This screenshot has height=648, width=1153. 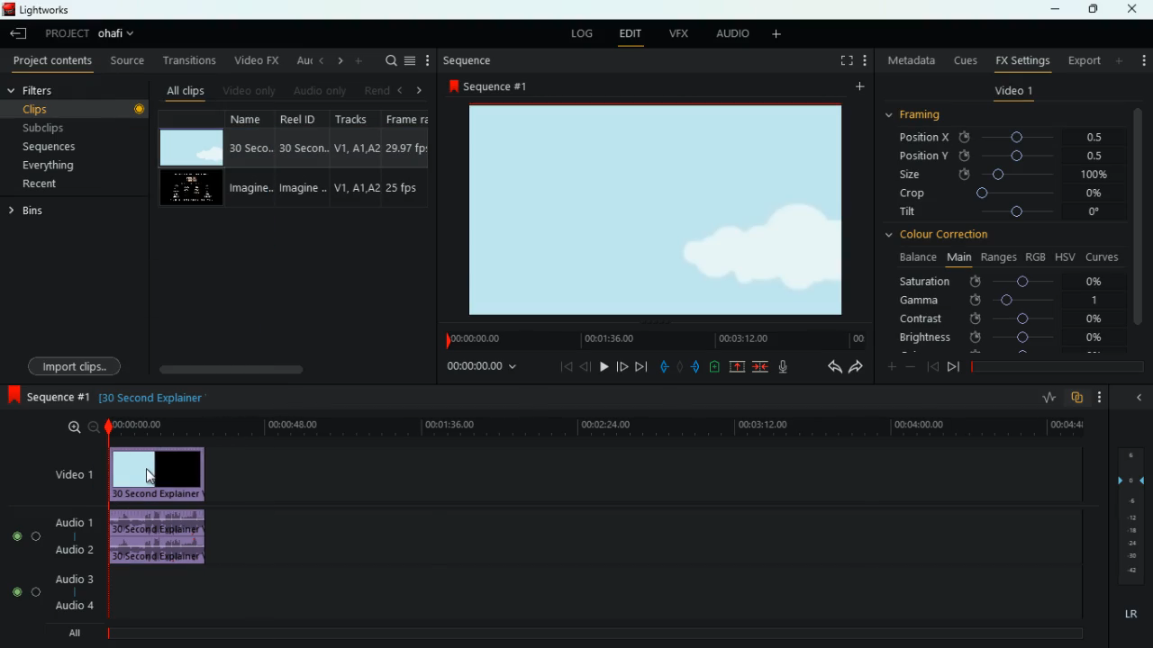 What do you see at coordinates (643, 366) in the screenshot?
I see `end` at bounding box center [643, 366].